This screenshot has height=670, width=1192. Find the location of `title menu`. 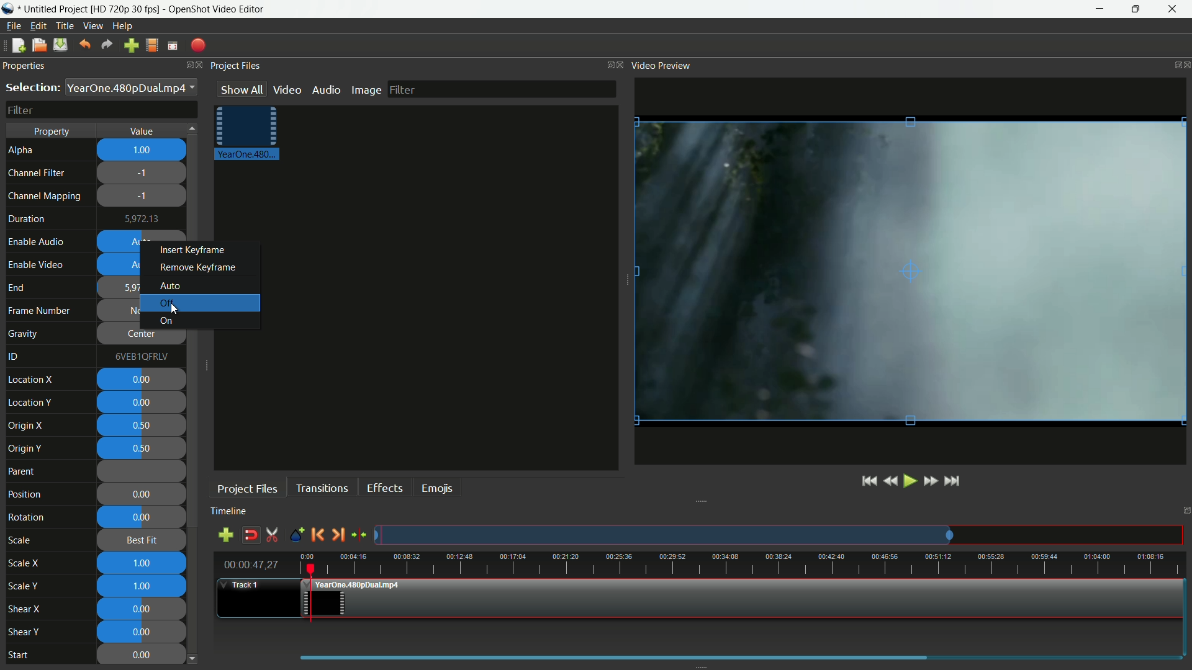

title menu is located at coordinates (65, 26).